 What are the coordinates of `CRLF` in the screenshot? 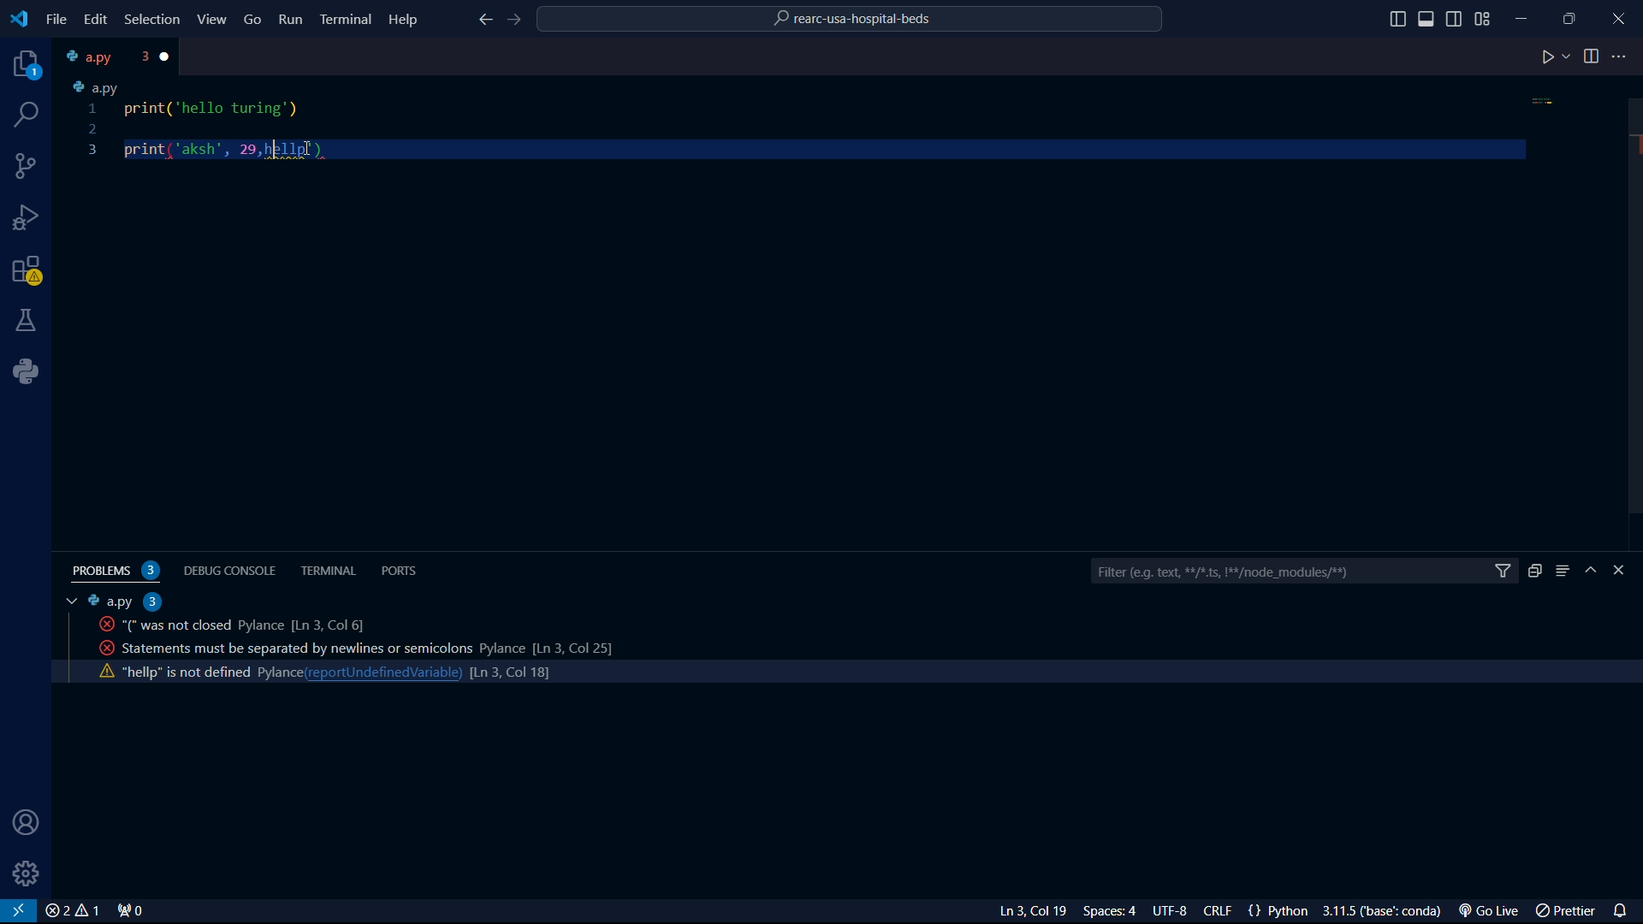 It's located at (1221, 912).